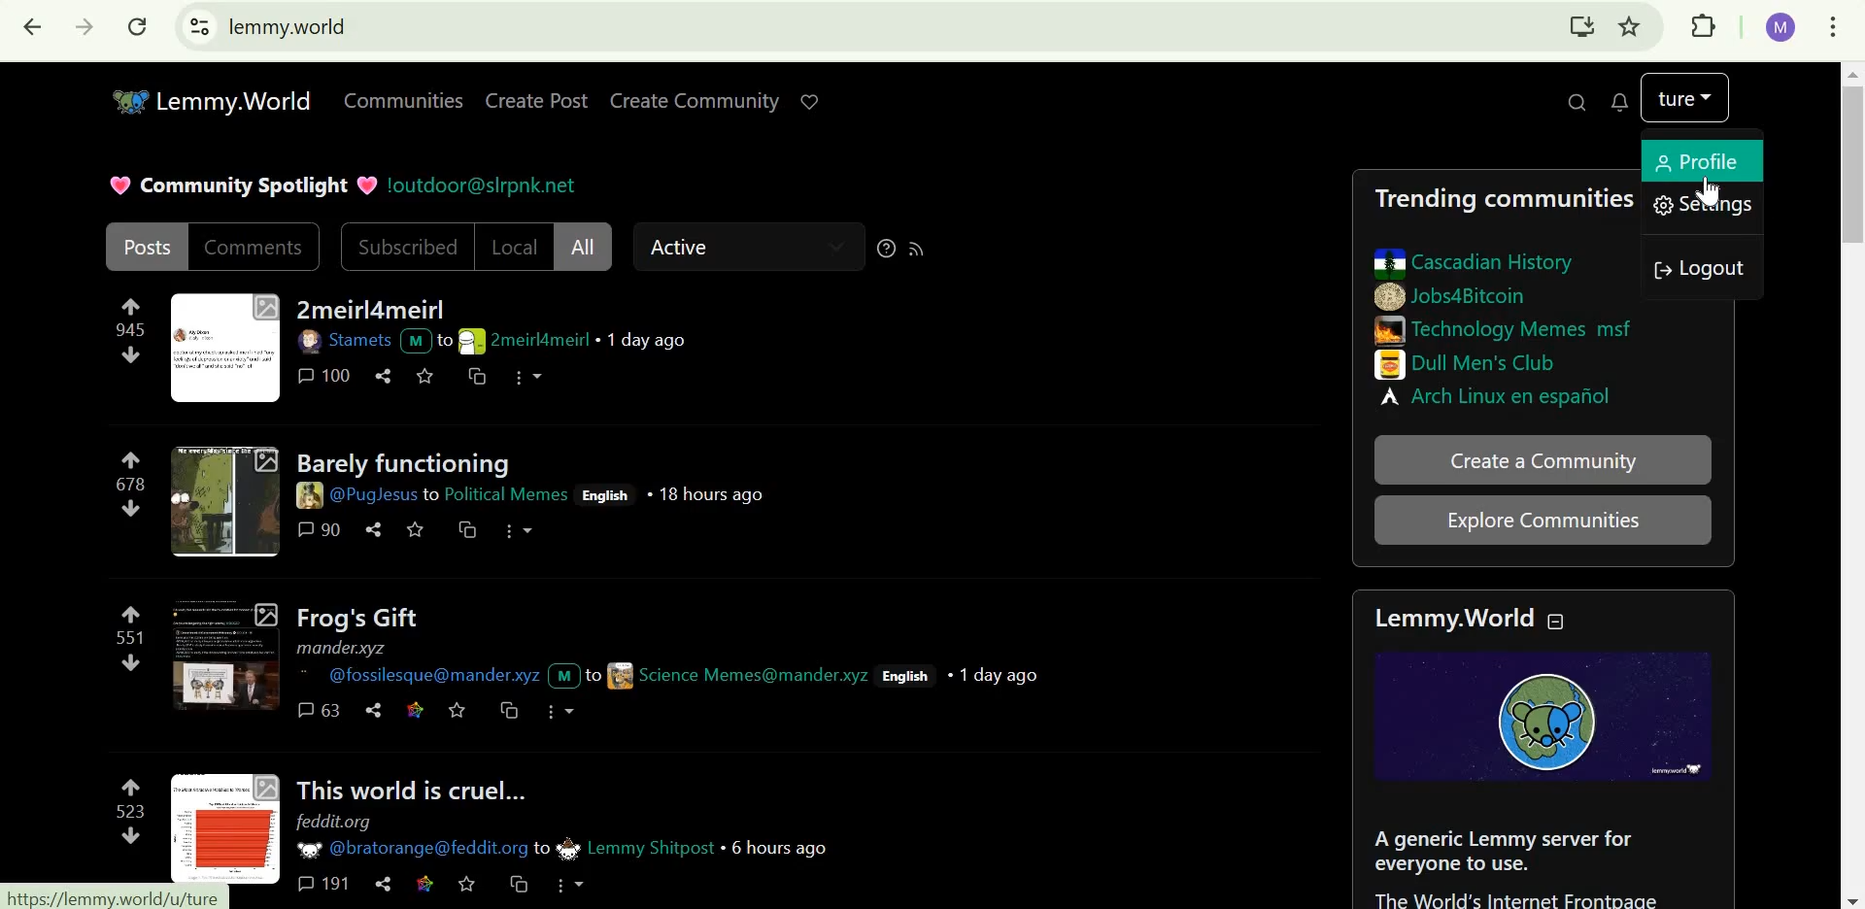 The image size is (1865, 909). I want to click on Dull Men's club, so click(1473, 363).